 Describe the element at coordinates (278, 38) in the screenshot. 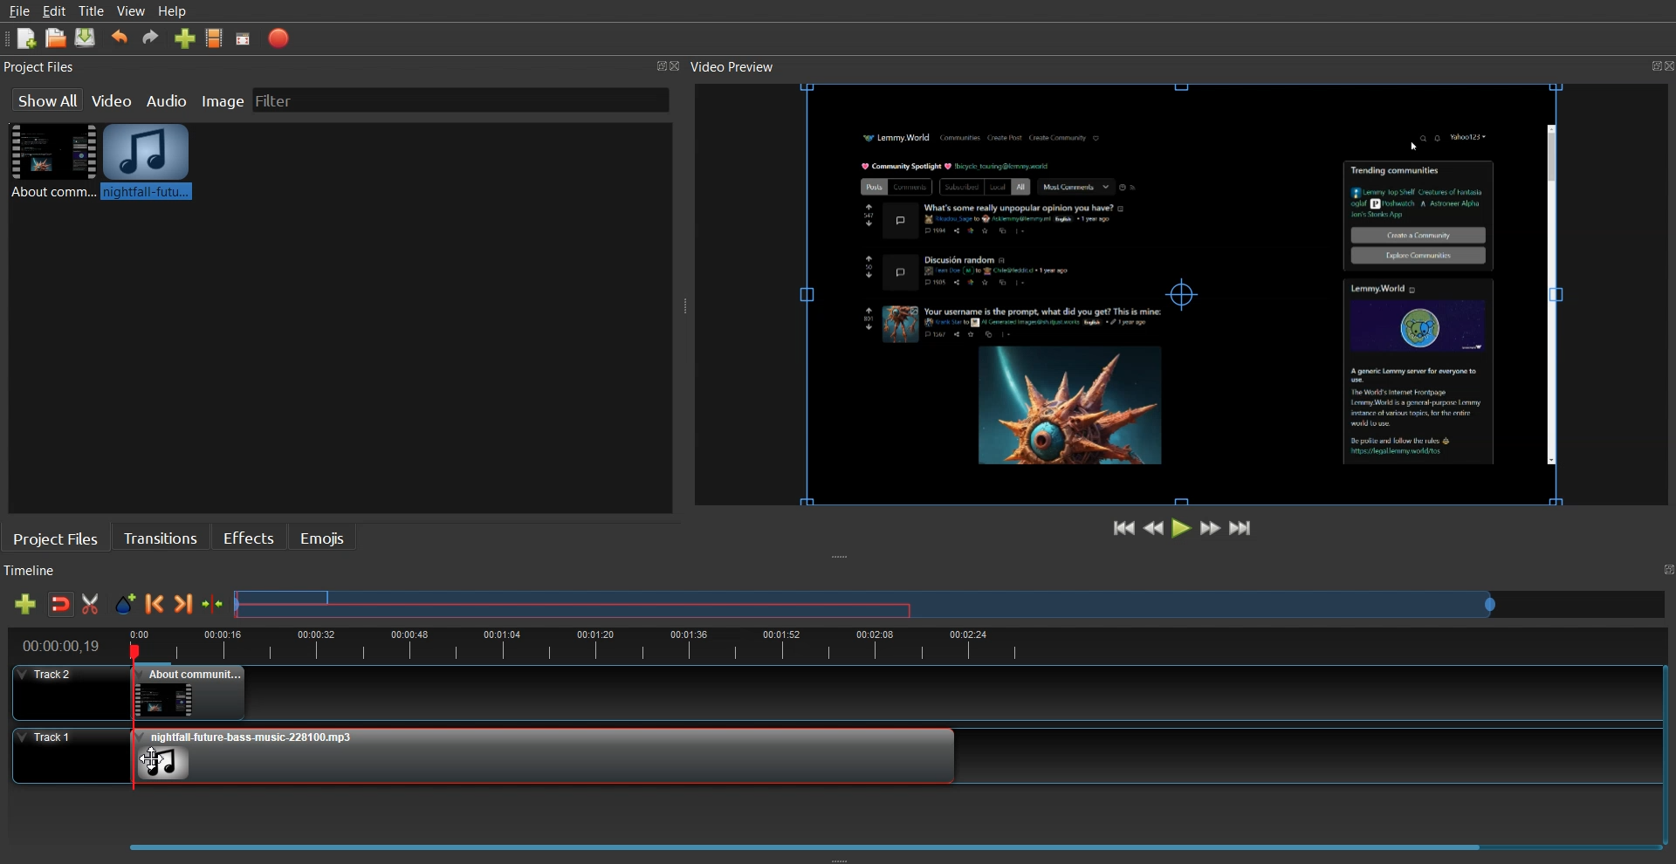

I see `Export Video` at that location.